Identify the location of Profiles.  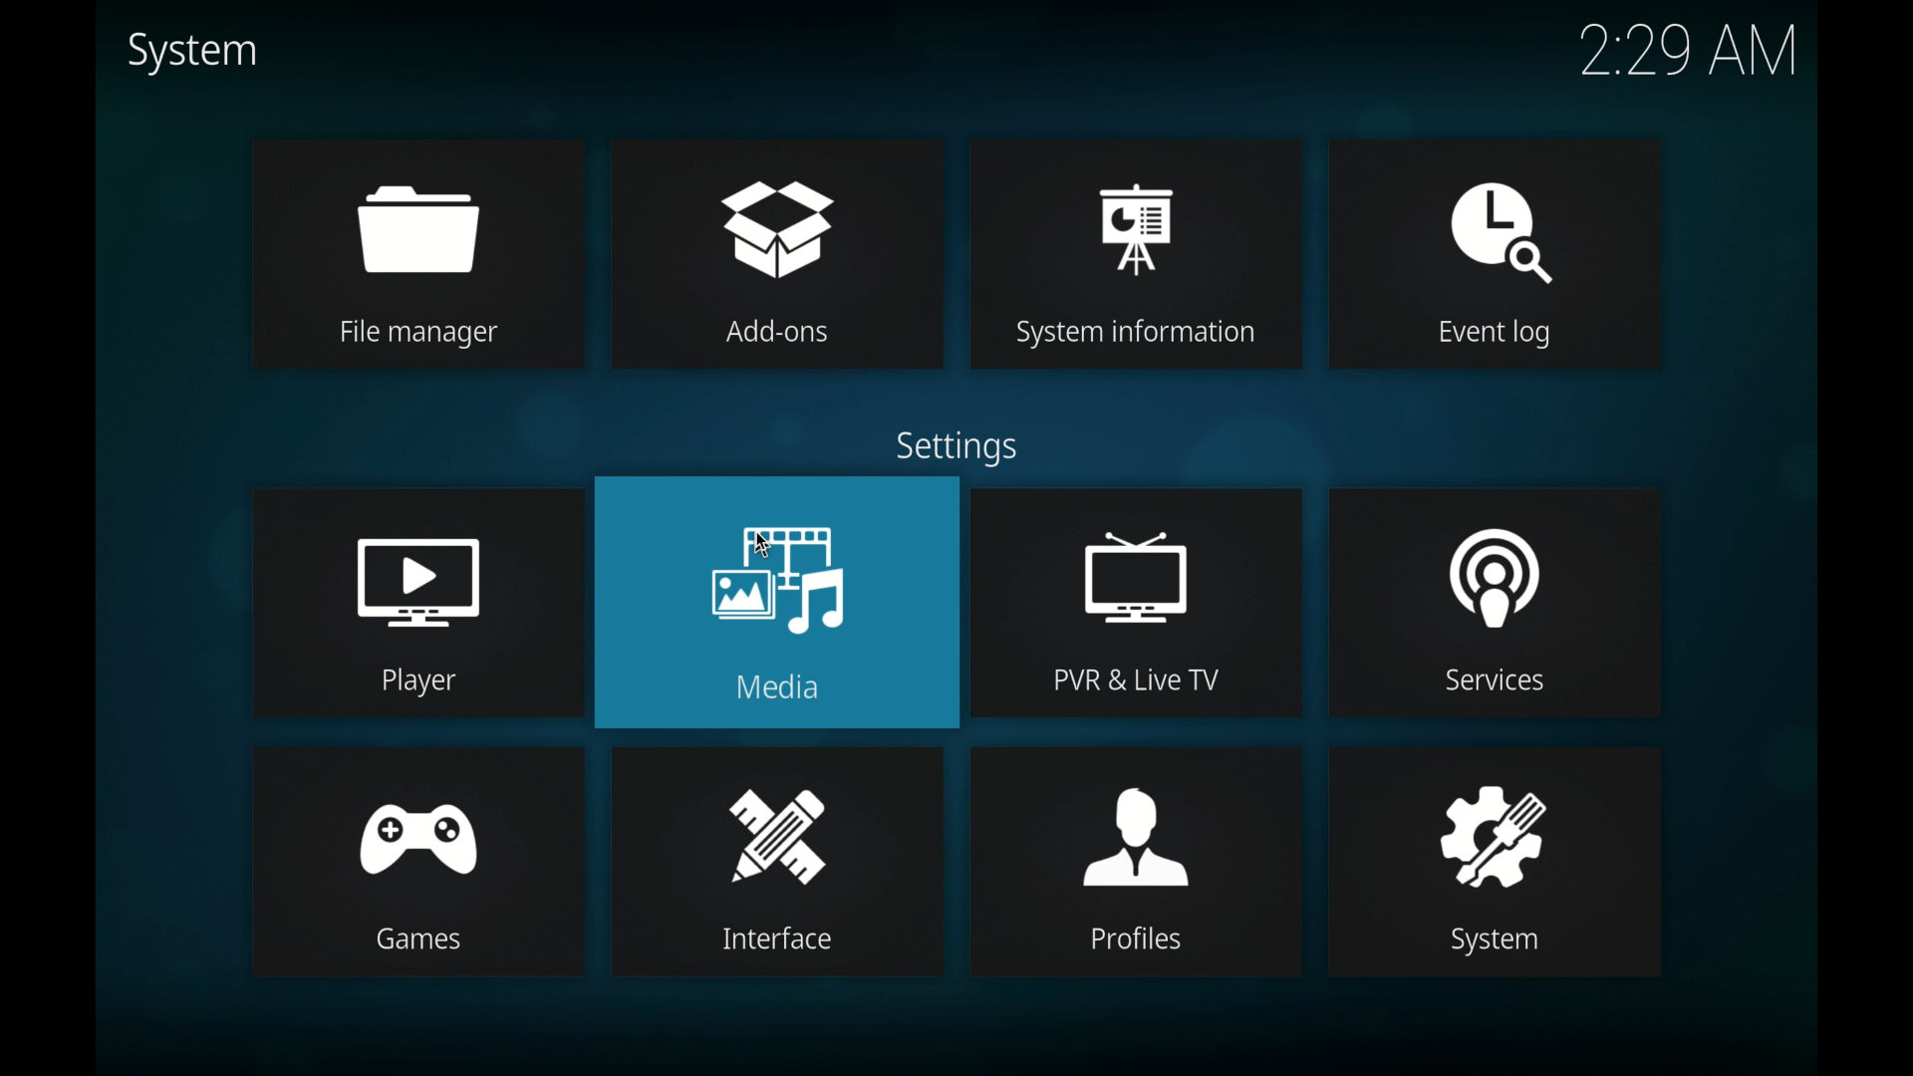
(1141, 945).